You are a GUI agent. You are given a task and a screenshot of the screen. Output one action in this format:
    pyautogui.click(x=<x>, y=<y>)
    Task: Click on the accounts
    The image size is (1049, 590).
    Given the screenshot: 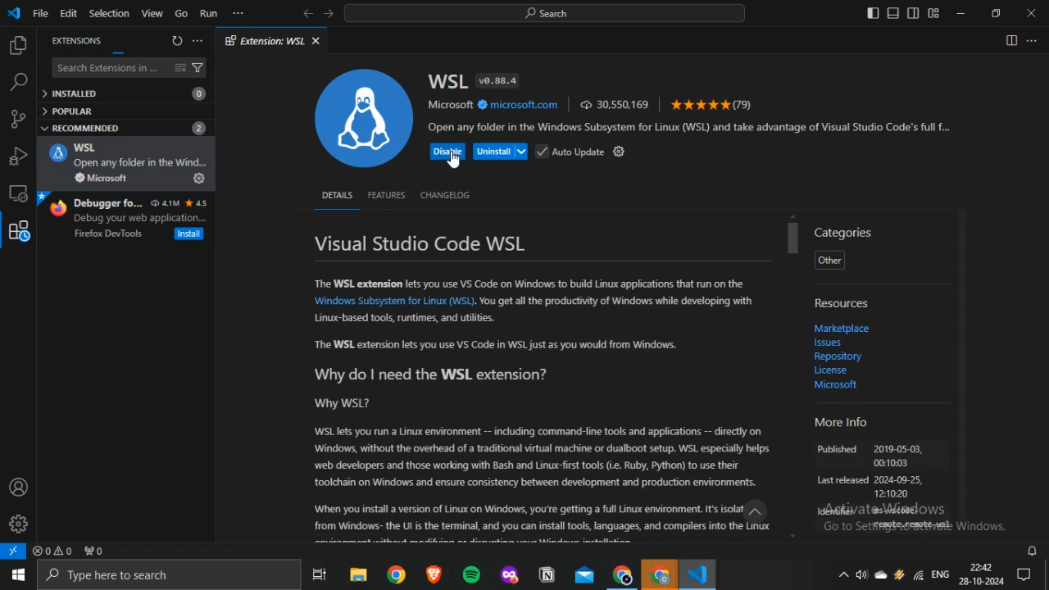 What is the action you would take?
    pyautogui.click(x=19, y=487)
    